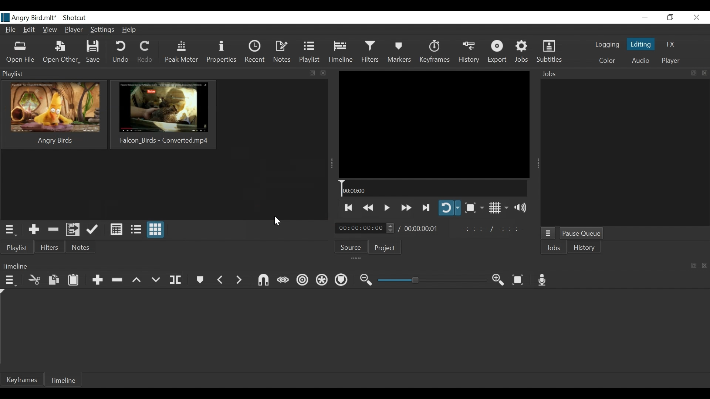 The image size is (710, 399). I want to click on Add files to the playlist, so click(73, 230).